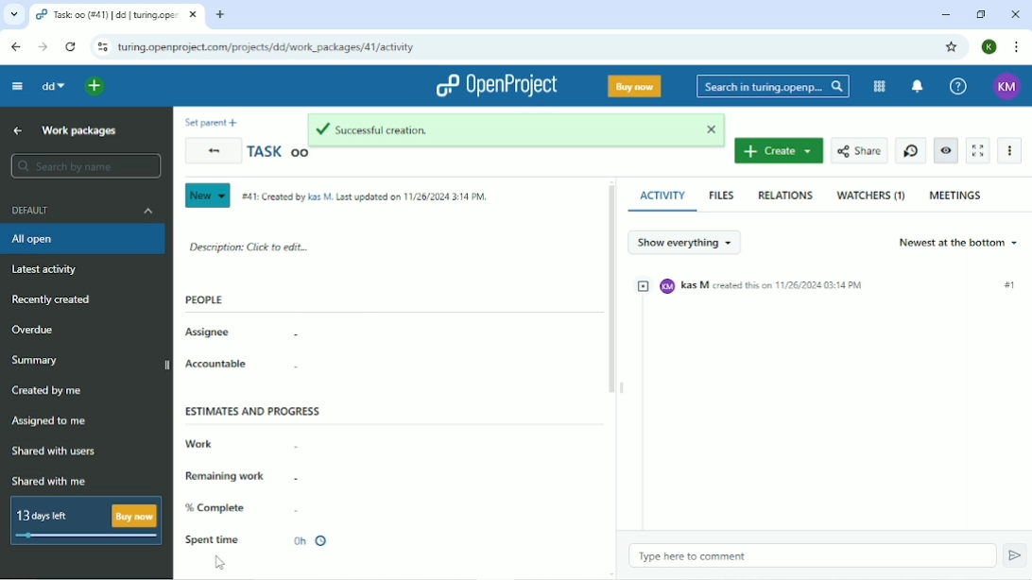 This screenshot has height=580, width=1032. I want to click on Estimates and progress, so click(253, 412).